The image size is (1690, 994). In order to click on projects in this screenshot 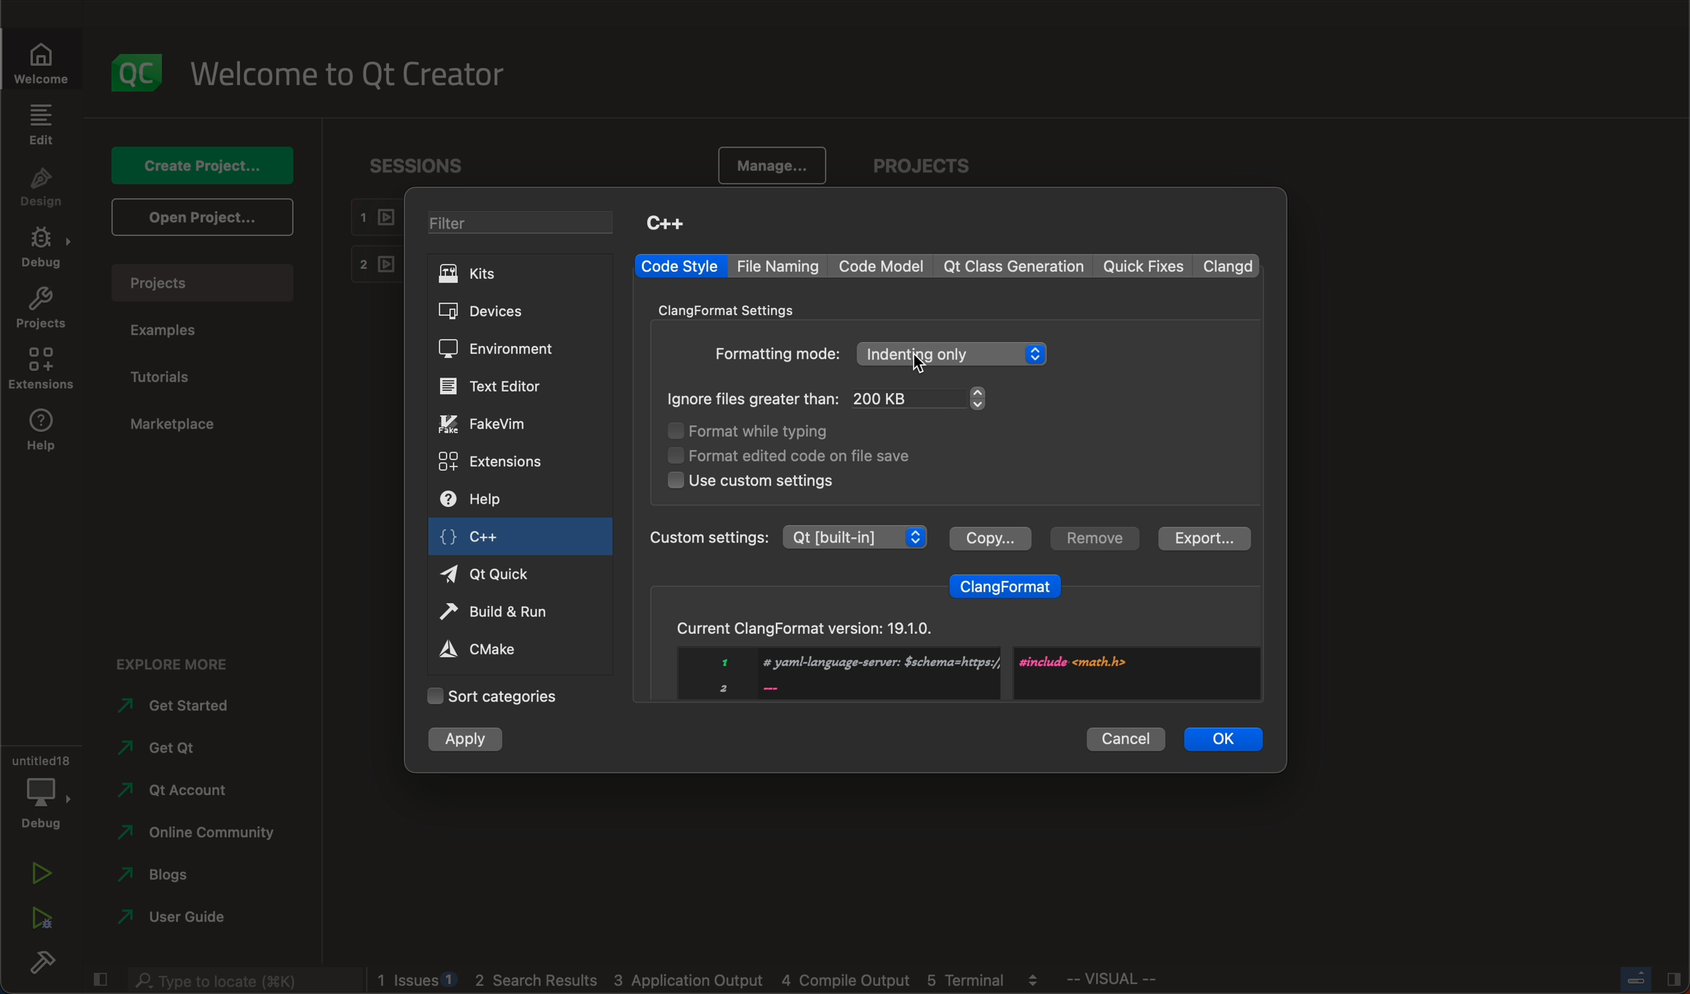, I will do `click(929, 168)`.